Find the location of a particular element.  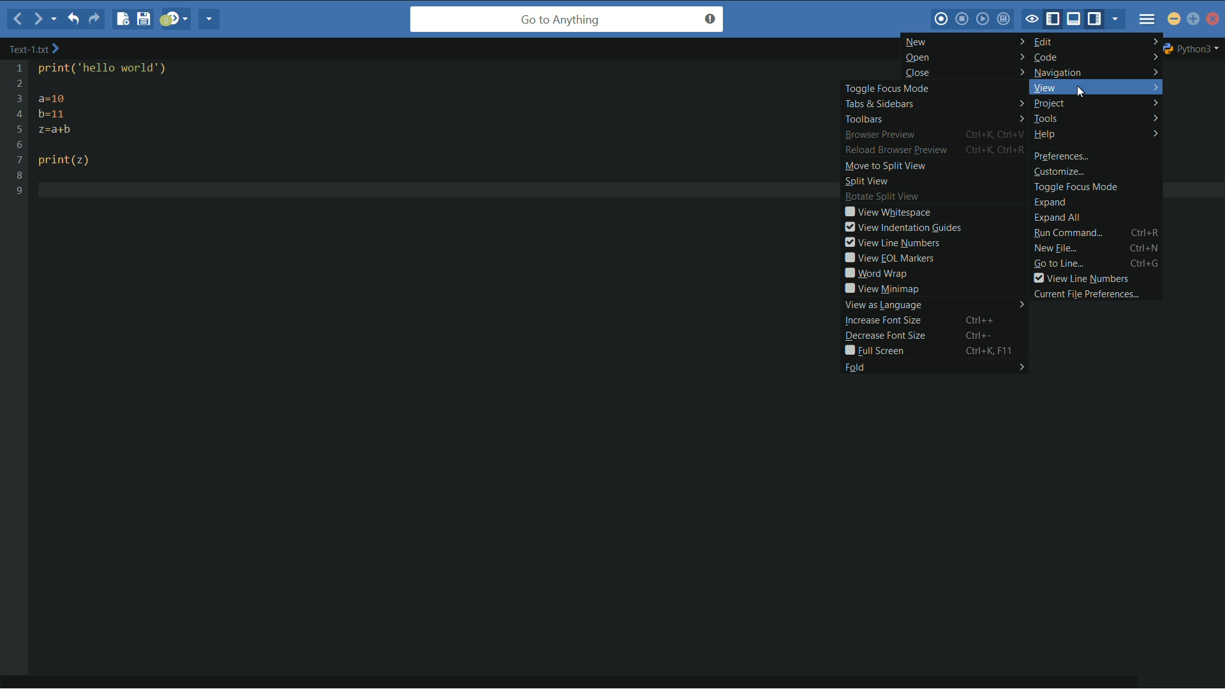

help is located at coordinates (1097, 135).